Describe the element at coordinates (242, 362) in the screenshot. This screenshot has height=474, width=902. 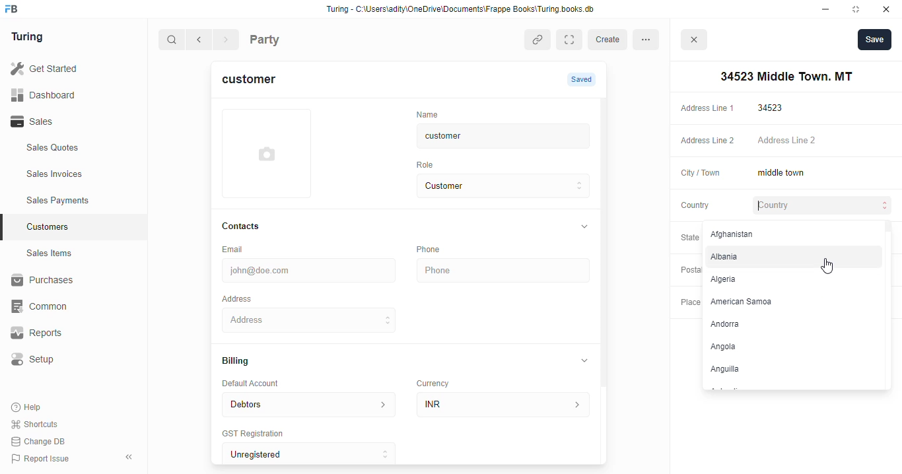
I see `Billing` at that location.